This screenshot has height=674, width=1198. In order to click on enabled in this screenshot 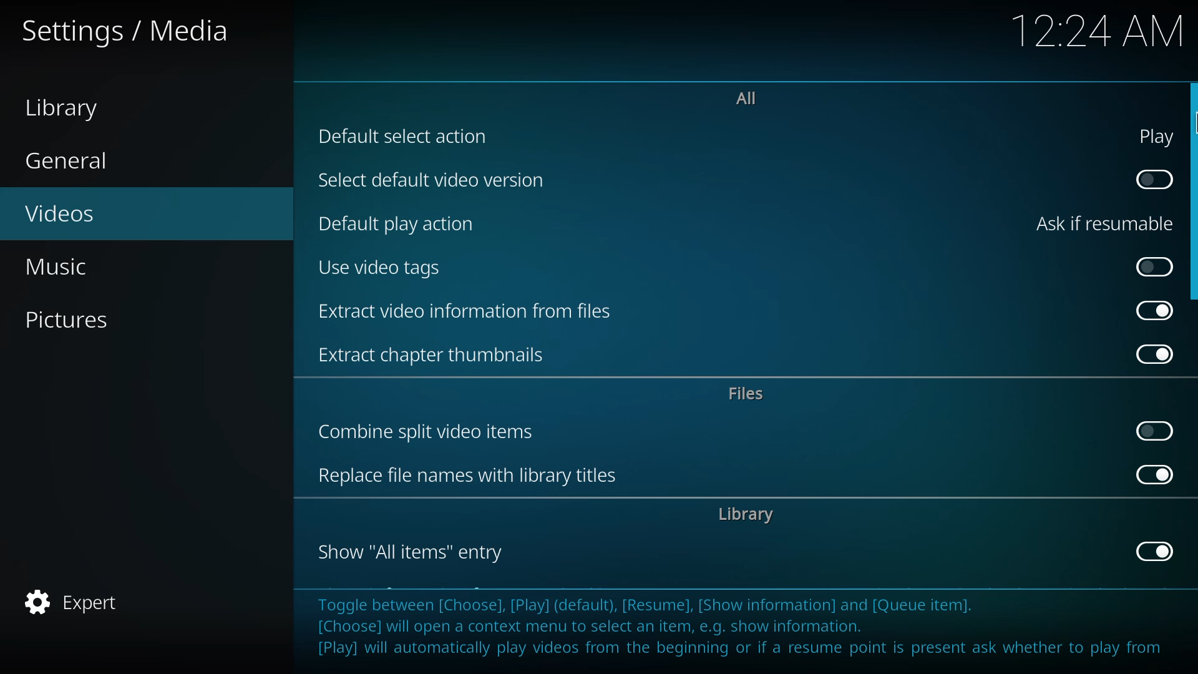, I will do `click(1156, 353)`.